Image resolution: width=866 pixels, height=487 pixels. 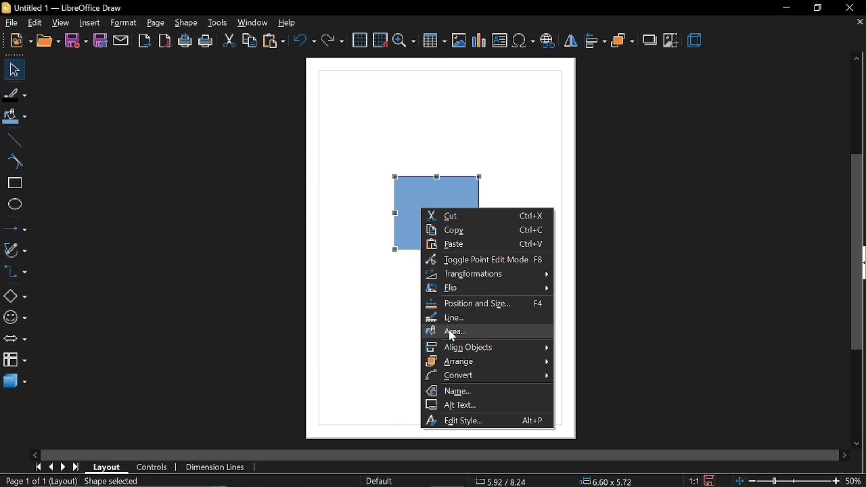 What do you see at coordinates (671, 40) in the screenshot?
I see `crop` at bounding box center [671, 40].